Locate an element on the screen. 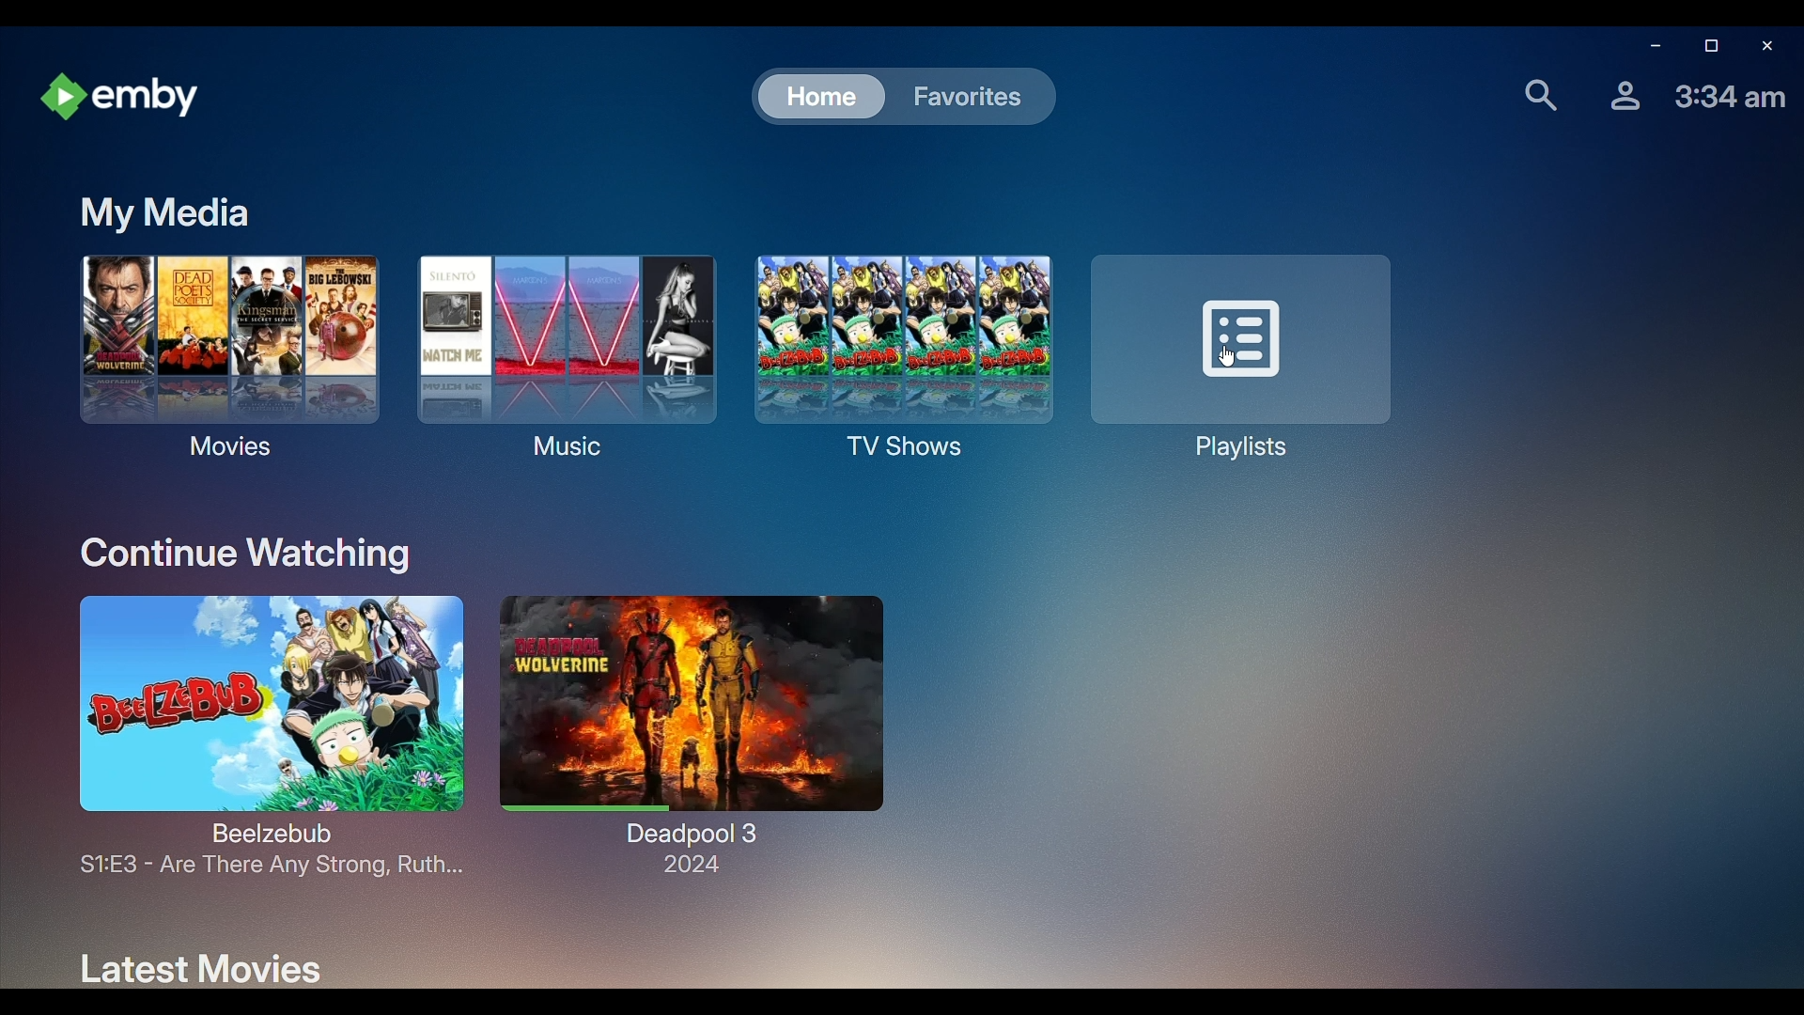  Home is located at coordinates (815, 97).